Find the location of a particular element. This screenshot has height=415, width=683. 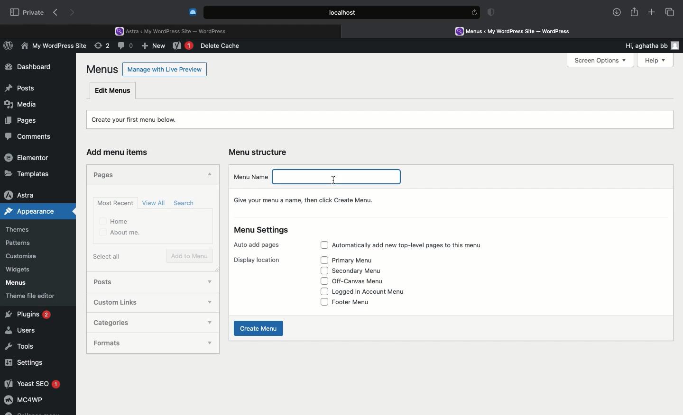

Typing is located at coordinates (339, 176).